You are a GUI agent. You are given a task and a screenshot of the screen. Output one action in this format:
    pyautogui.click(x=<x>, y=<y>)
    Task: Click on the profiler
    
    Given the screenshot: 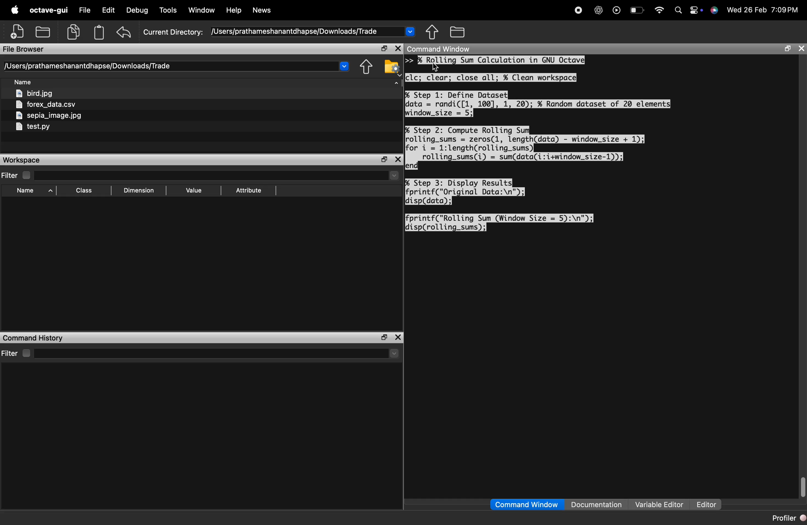 What is the action you would take?
    pyautogui.click(x=788, y=519)
    